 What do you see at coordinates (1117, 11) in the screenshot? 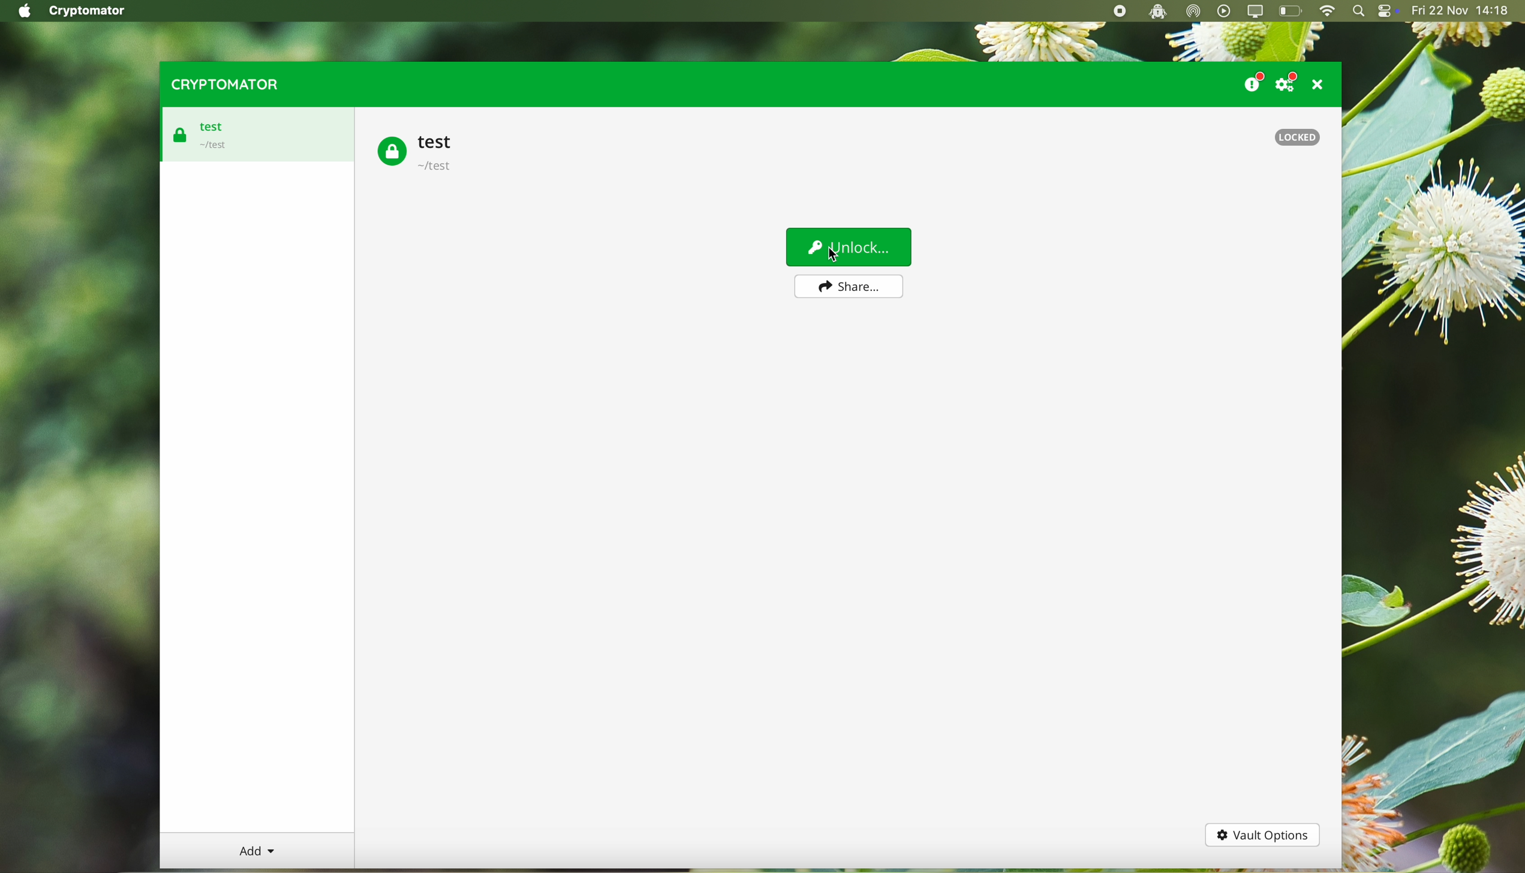
I see `stop recording` at bounding box center [1117, 11].